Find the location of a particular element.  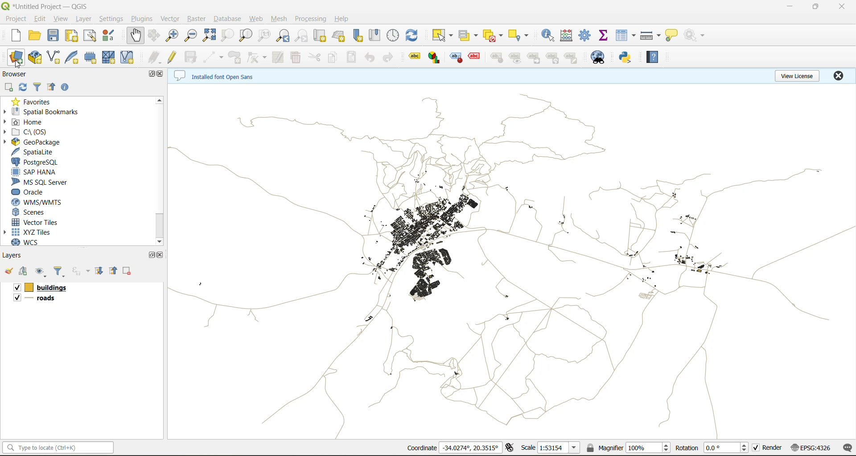

plugins is located at coordinates (144, 18).